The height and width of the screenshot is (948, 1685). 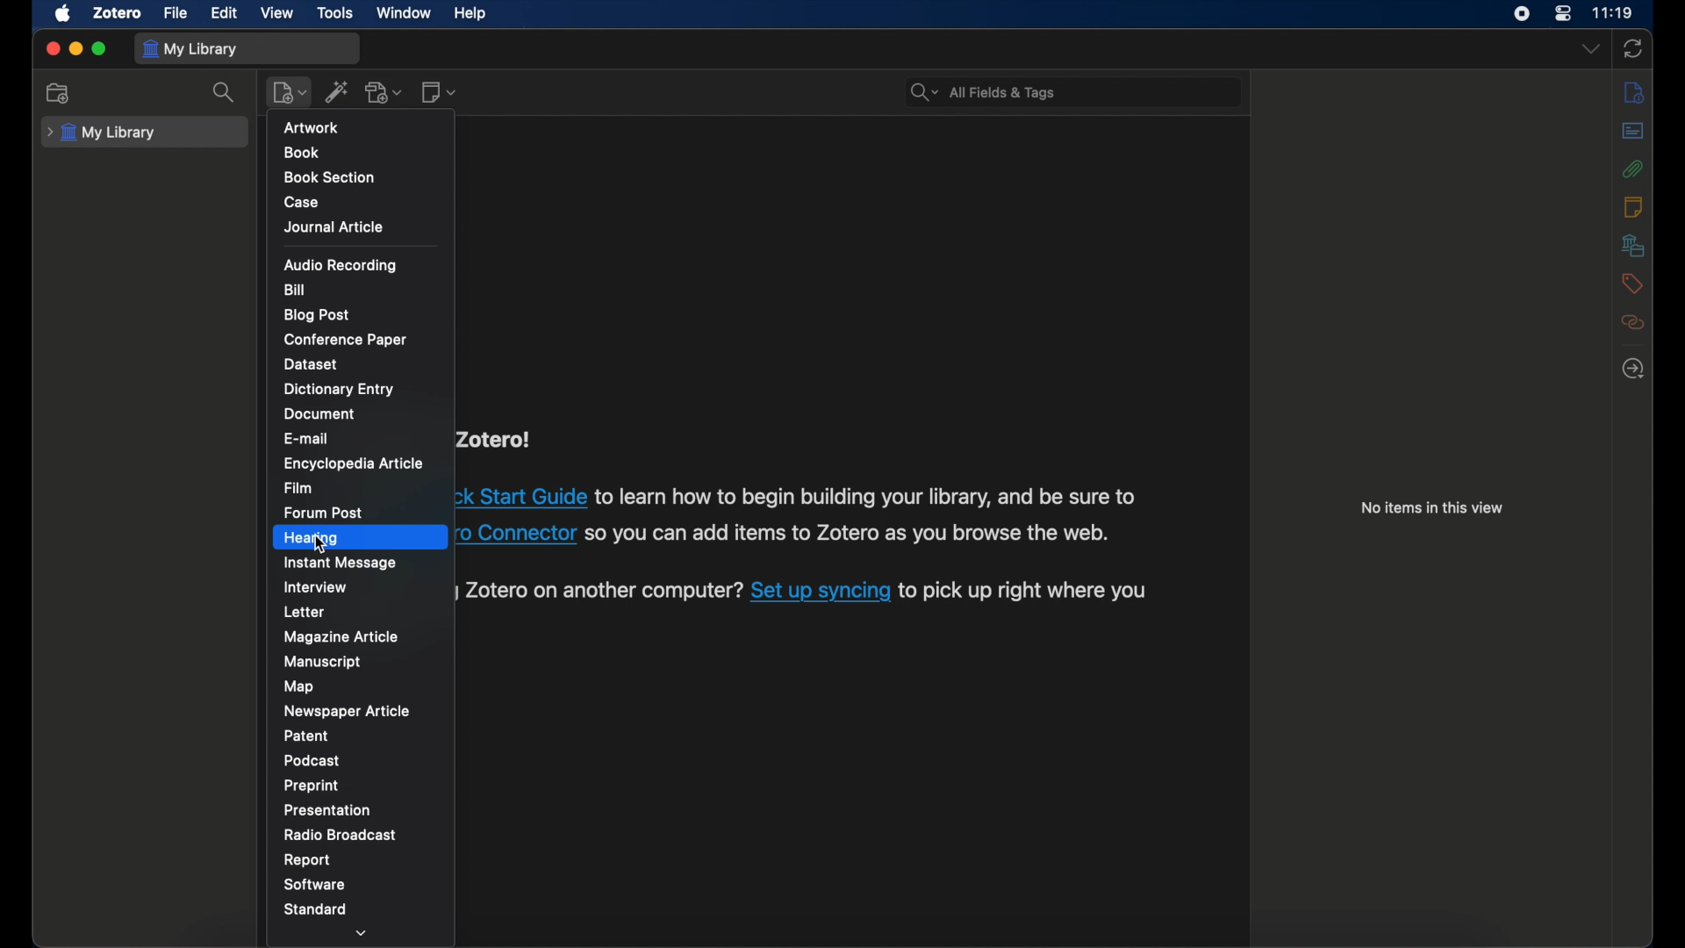 What do you see at coordinates (59, 93) in the screenshot?
I see `add collection` at bounding box center [59, 93].